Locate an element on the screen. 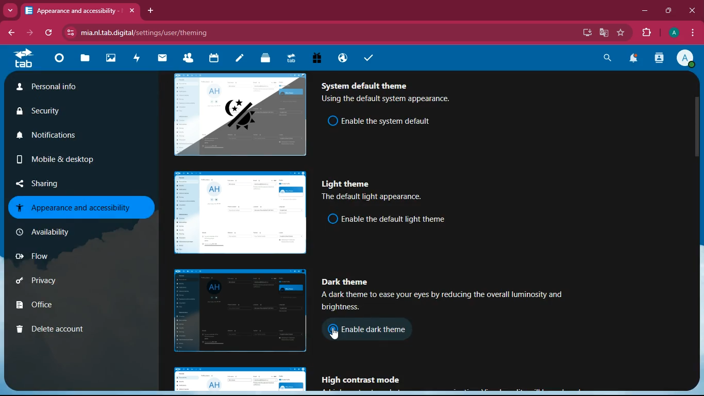  notifications is located at coordinates (65, 139).